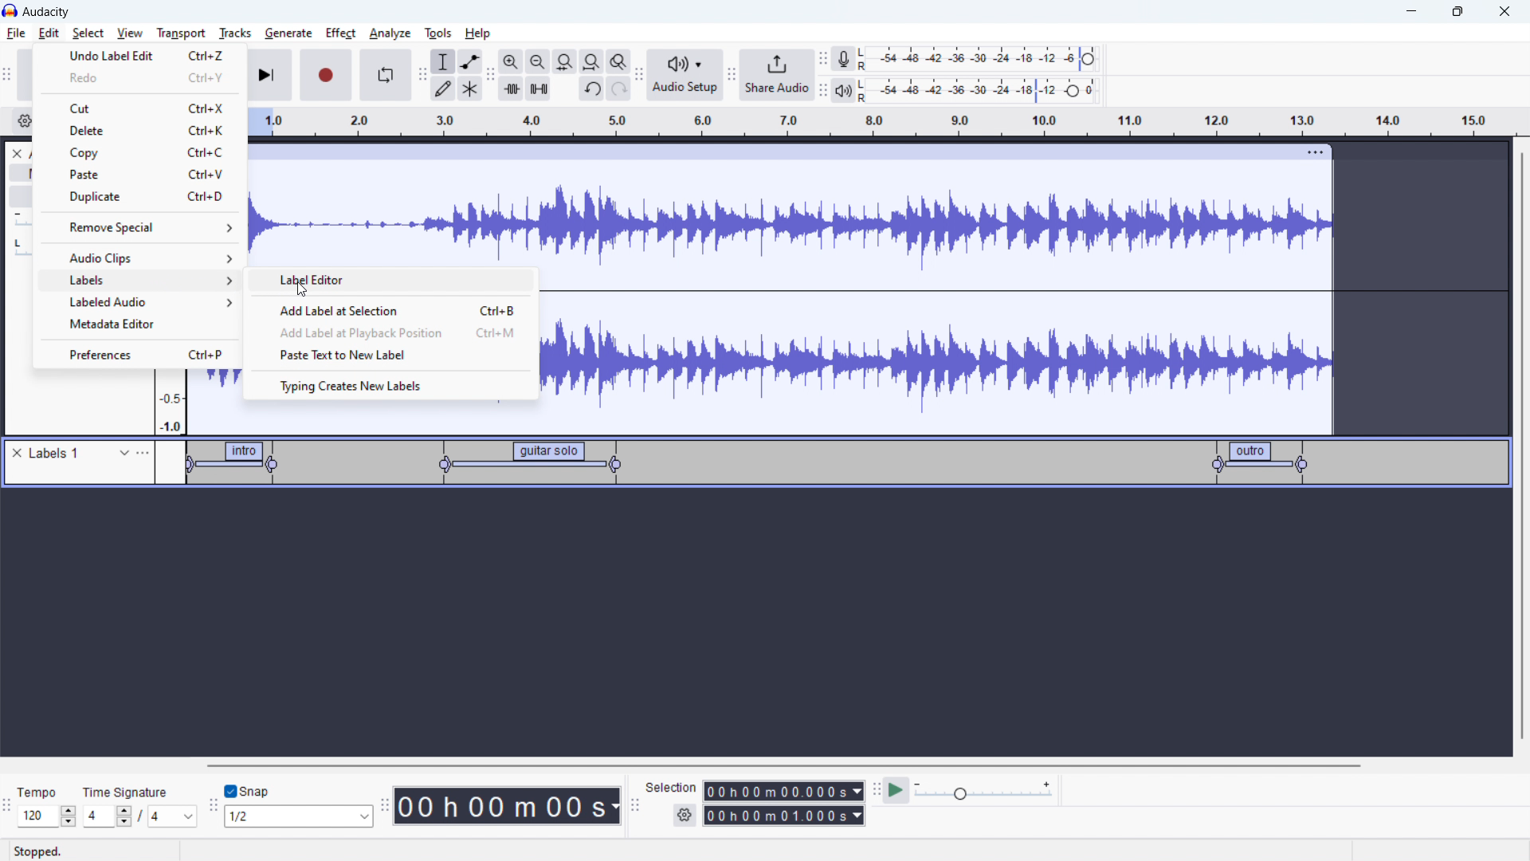 Image resolution: width=1530 pixels, height=861 pixels. What do you see at coordinates (876, 792) in the screenshot?
I see `play at speed toolbar` at bounding box center [876, 792].